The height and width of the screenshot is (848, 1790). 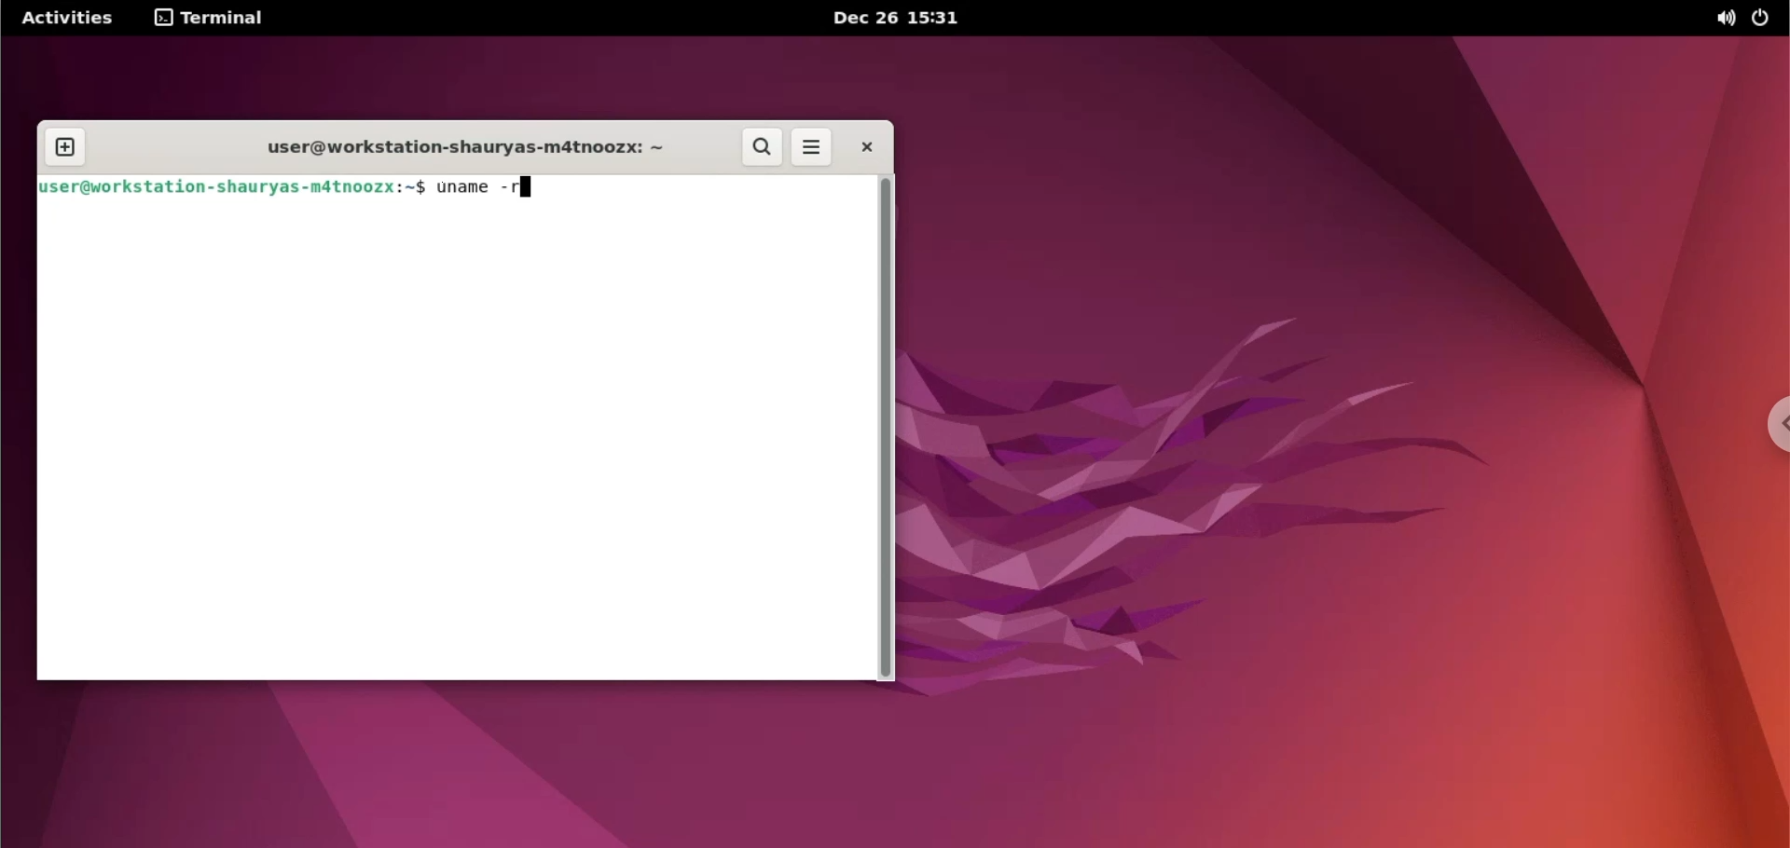 What do you see at coordinates (760, 148) in the screenshot?
I see `search` at bounding box center [760, 148].